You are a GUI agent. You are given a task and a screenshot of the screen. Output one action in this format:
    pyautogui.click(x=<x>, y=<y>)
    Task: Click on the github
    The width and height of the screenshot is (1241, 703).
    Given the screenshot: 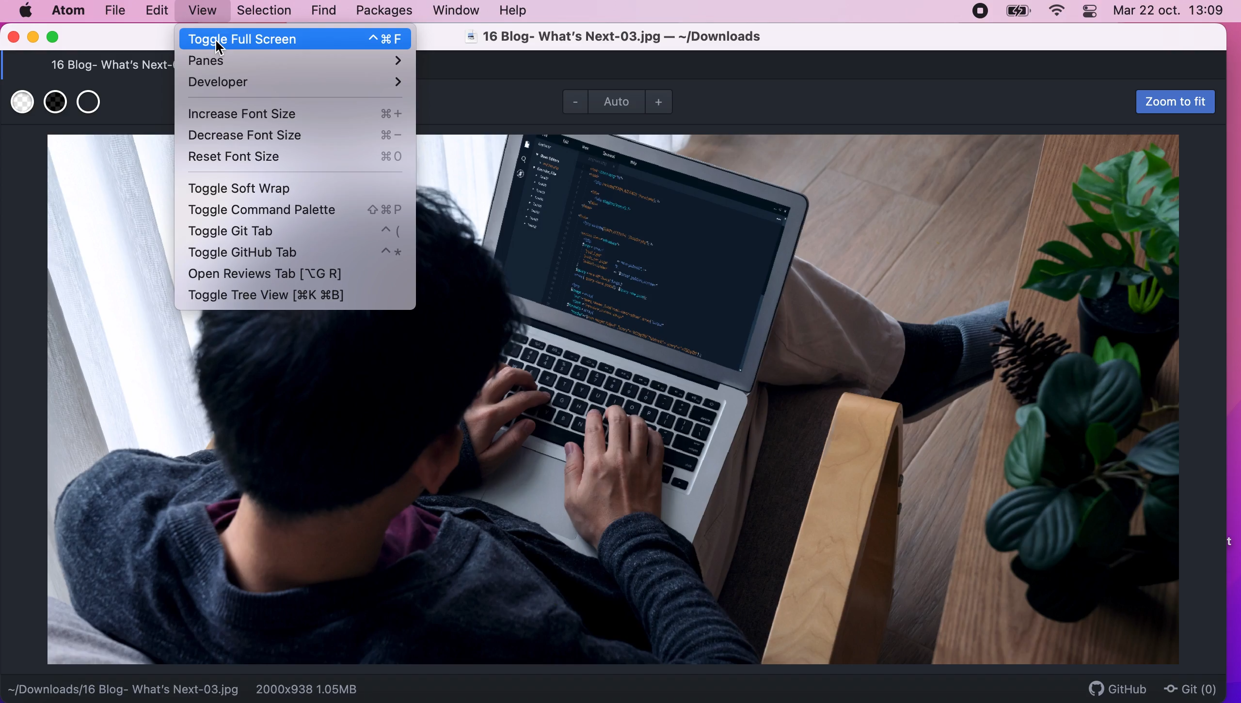 What is the action you would take?
    pyautogui.click(x=1118, y=688)
    